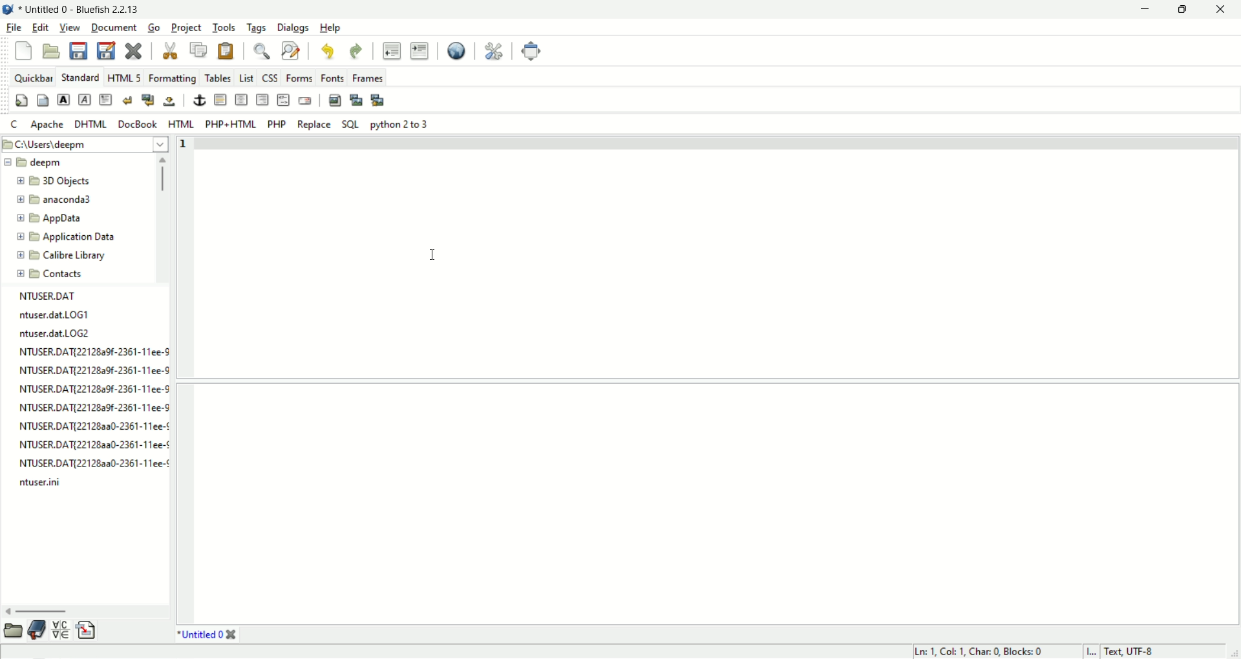 The height and width of the screenshot is (659, 1241). What do you see at coordinates (199, 634) in the screenshot?
I see `Untitled` at bounding box center [199, 634].